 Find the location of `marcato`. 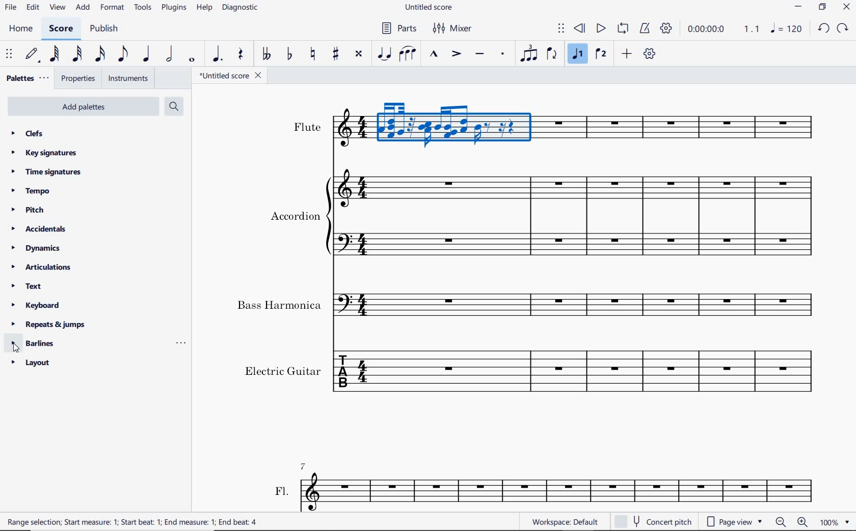

marcato is located at coordinates (433, 54).